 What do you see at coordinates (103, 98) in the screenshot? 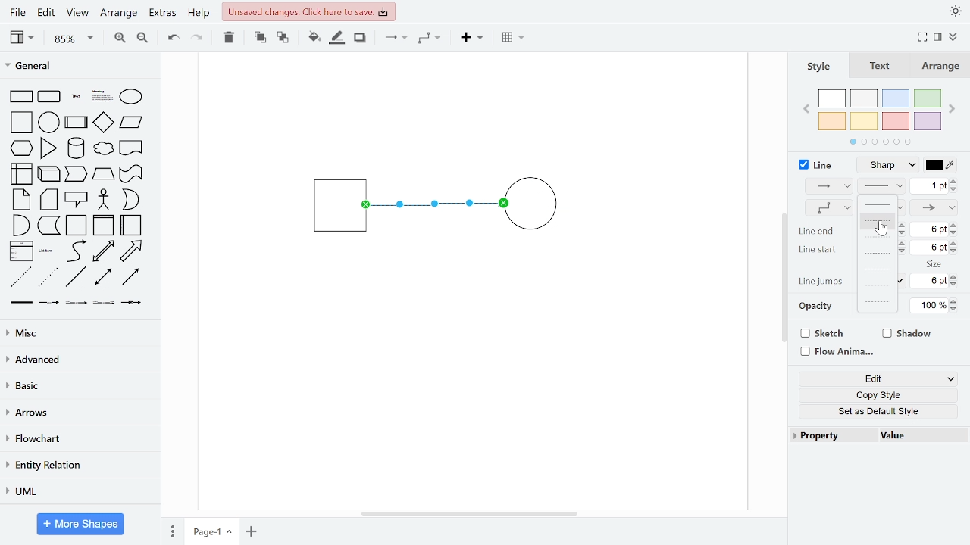
I see `text box` at bounding box center [103, 98].